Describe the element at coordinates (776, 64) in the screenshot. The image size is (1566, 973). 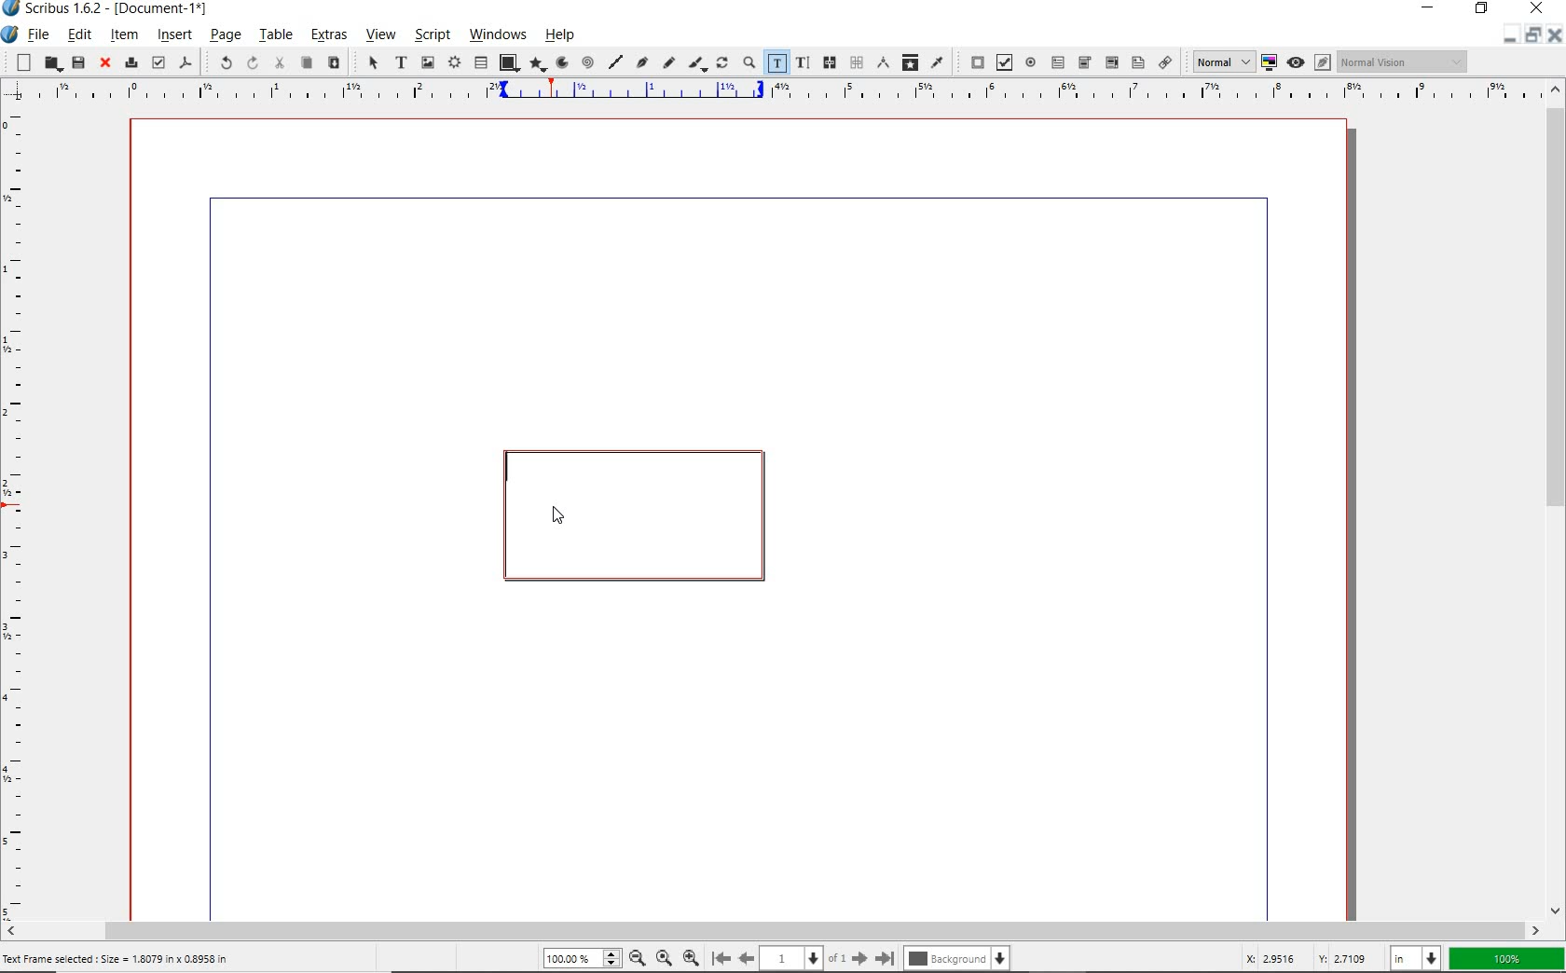
I see `edit contents of frame` at that location.